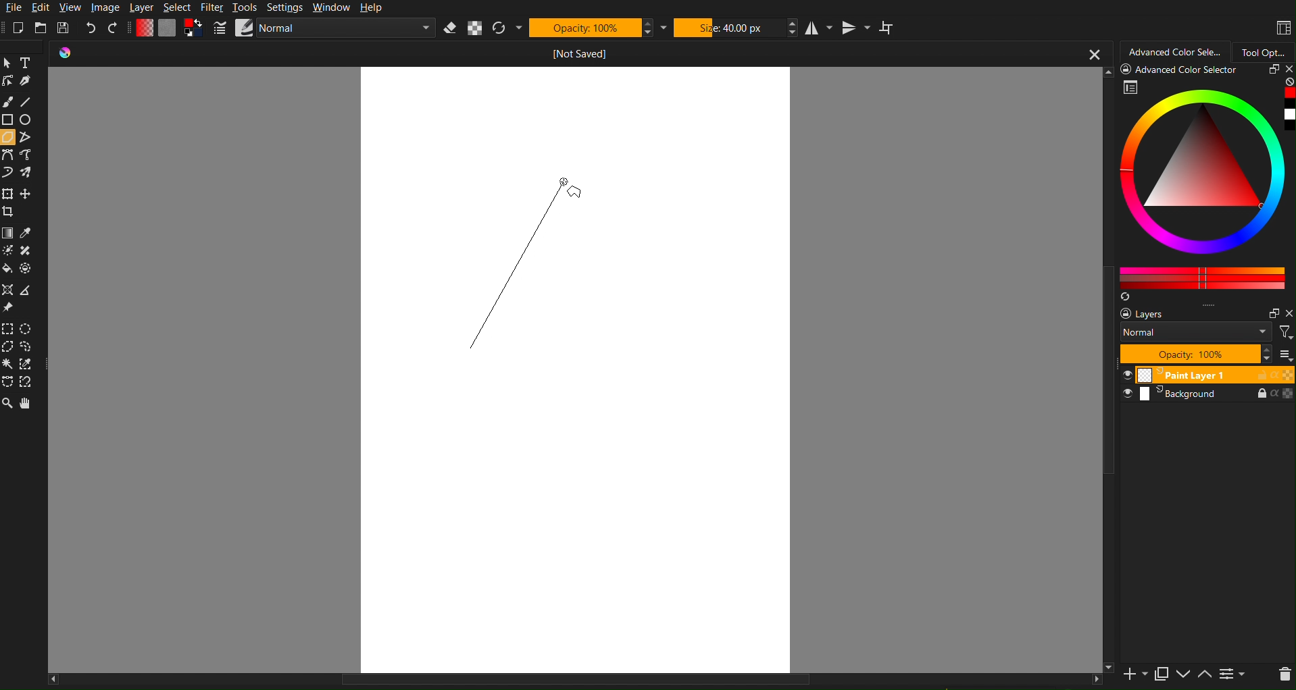 This screenshot has height=690, width=1296. Describe the element at coordinates (8, 120) in the screenshot. I see `rectangle tool` at that location.